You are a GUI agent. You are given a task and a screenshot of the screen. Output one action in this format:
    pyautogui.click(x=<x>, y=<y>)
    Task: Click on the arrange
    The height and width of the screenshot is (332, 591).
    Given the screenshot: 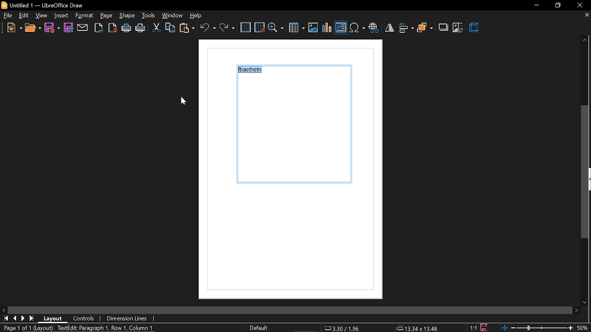 What is the action you would take?
    pyautogui.click(x=425, y=29)
    